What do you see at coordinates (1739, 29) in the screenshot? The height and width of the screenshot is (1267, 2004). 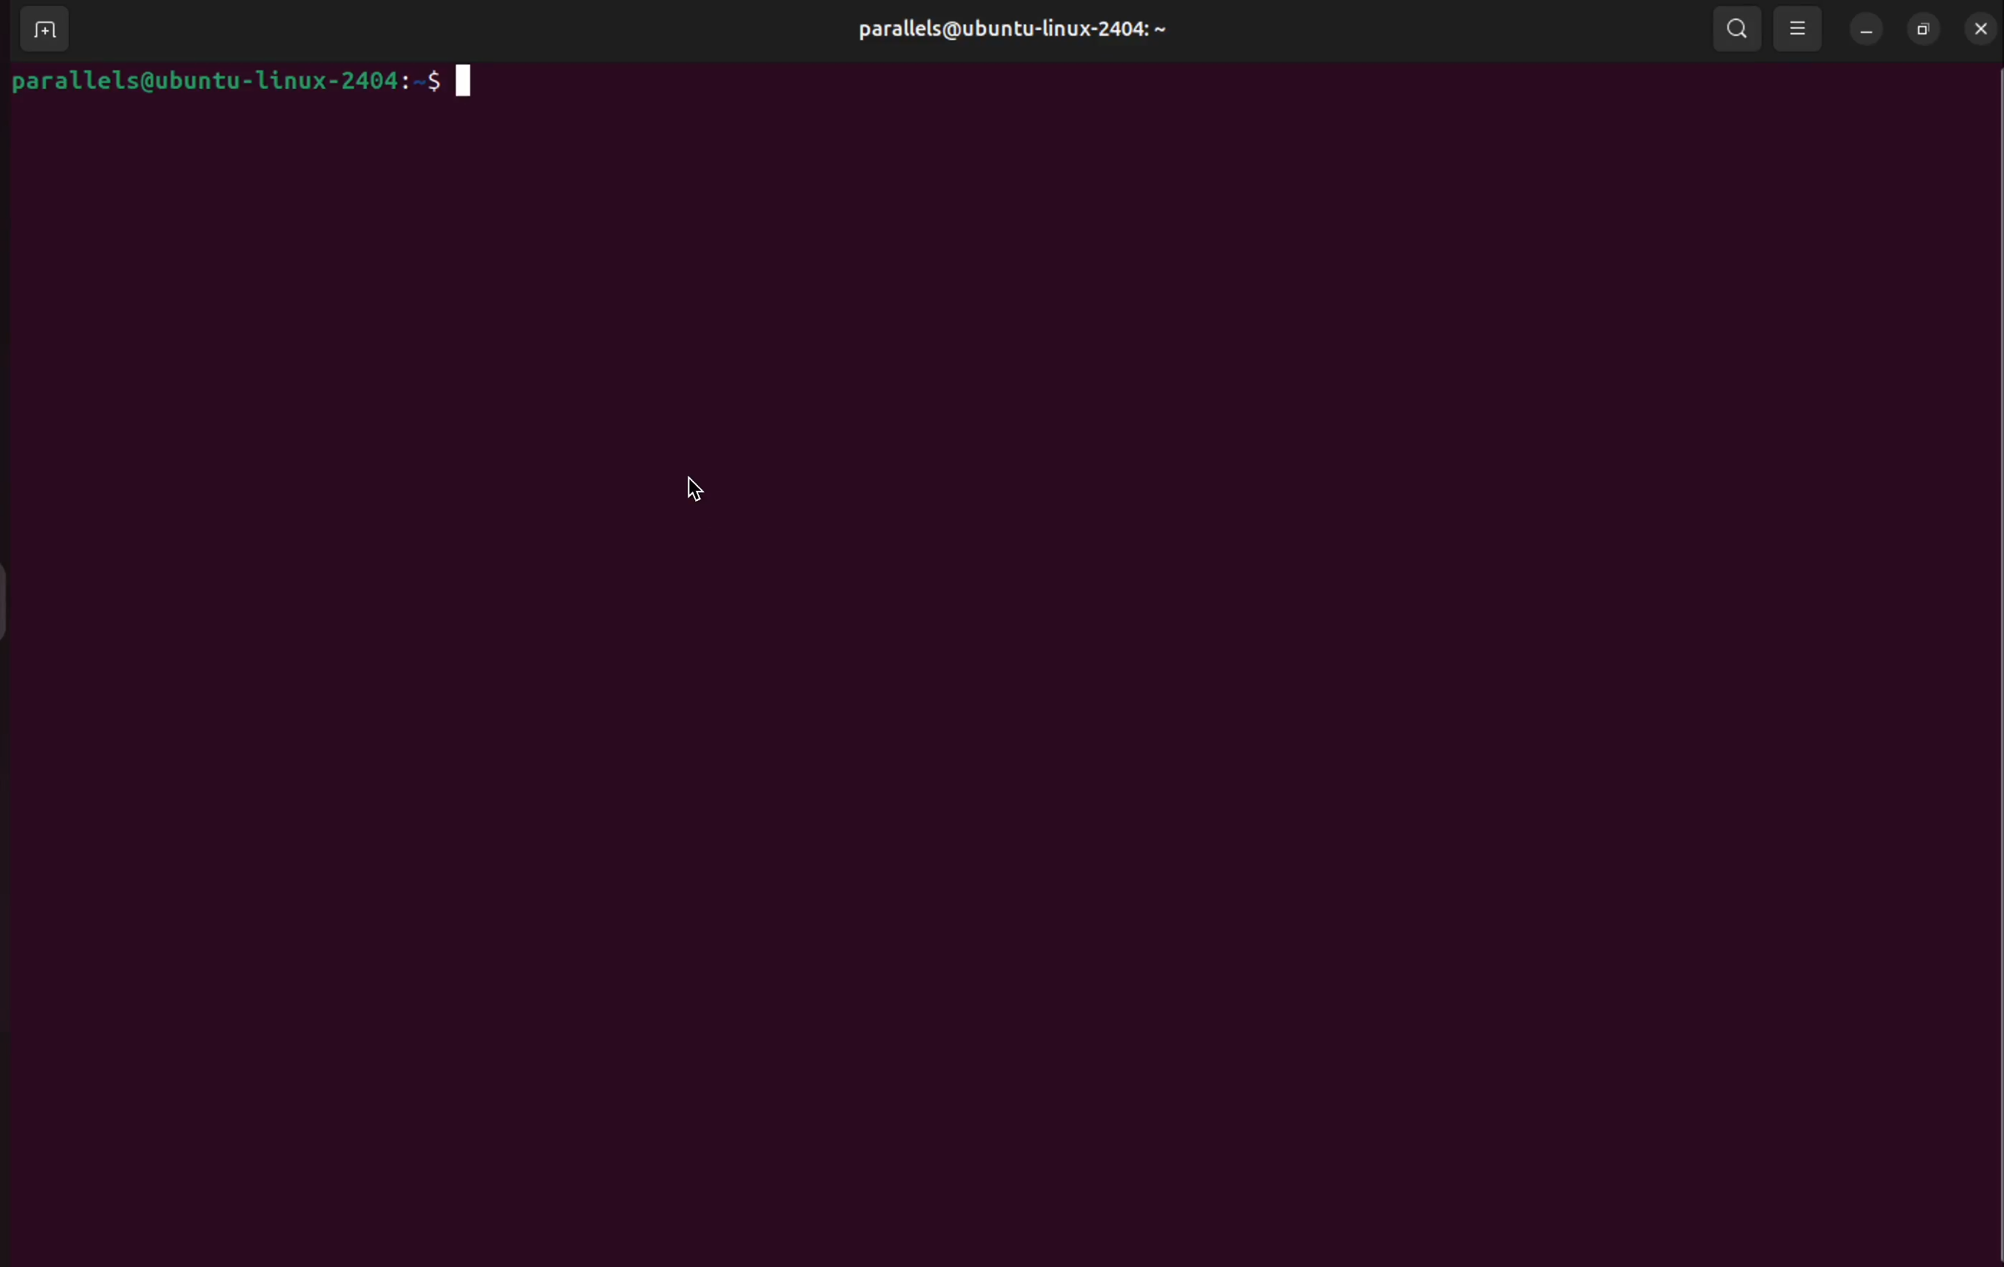 I see `search` at bounding box center [1739, 29].